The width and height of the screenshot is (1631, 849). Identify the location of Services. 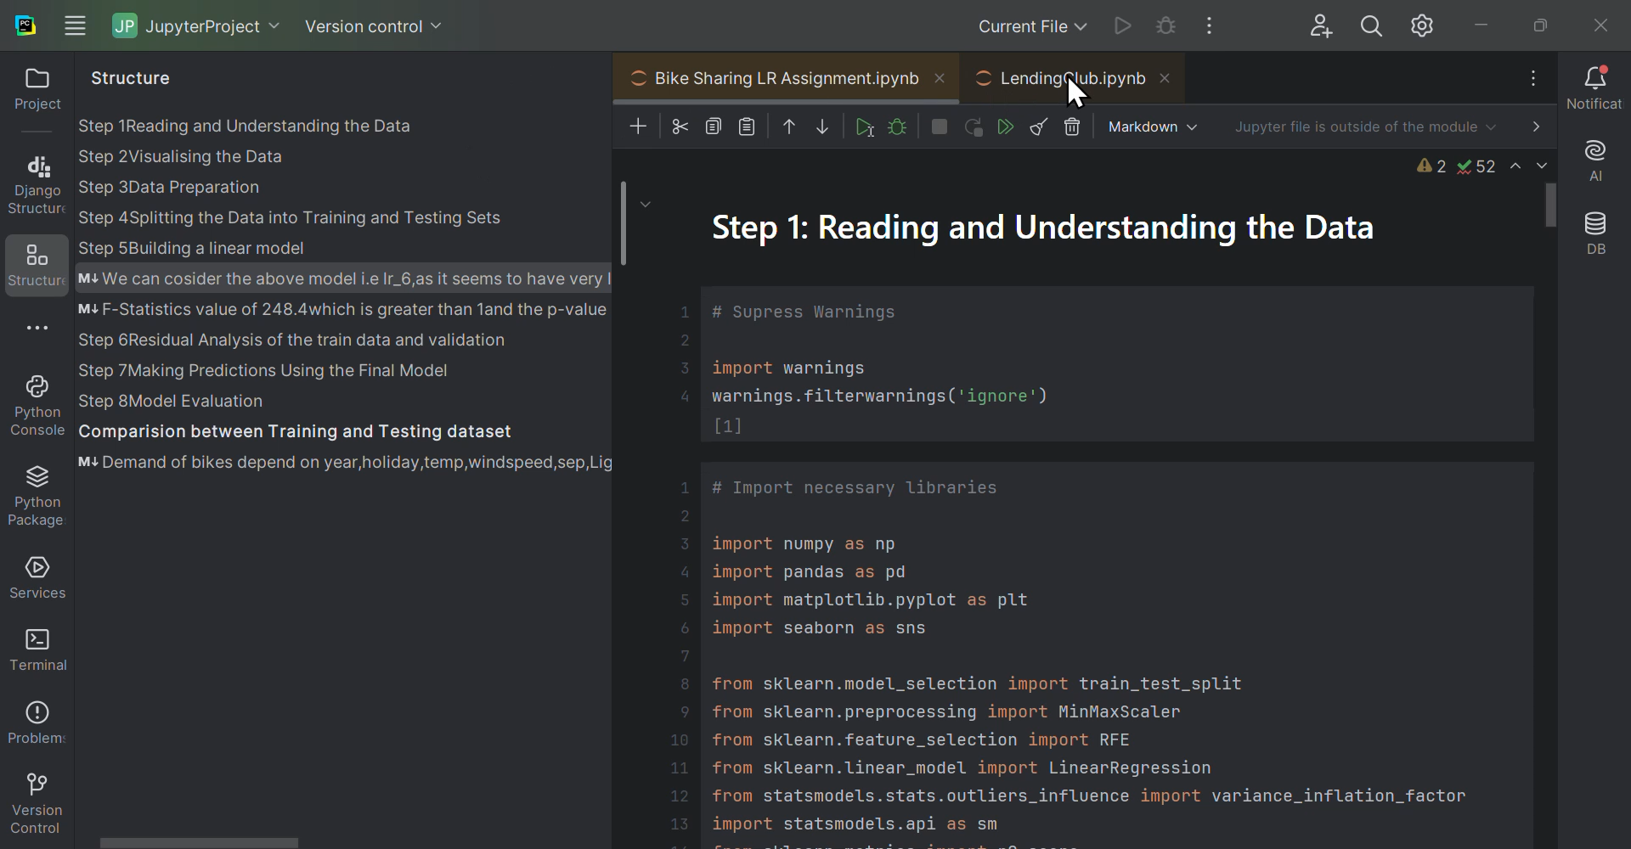
(35, 579).